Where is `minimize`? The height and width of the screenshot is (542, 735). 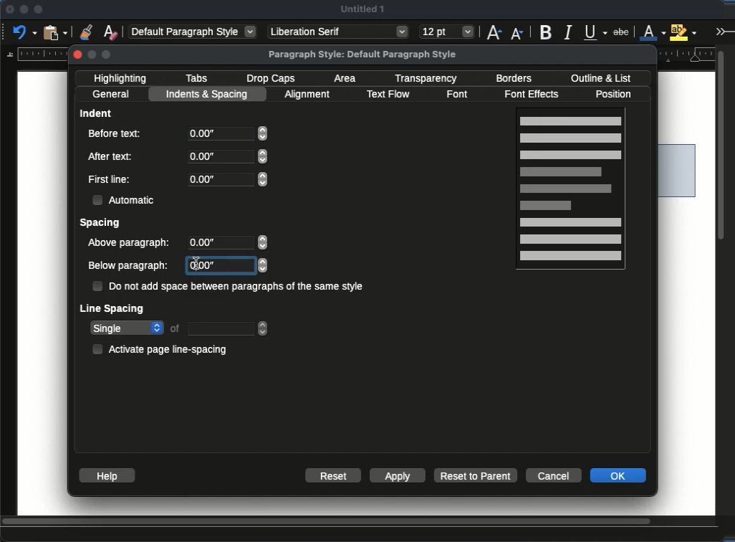 minimize is located at coordinates (24, 9).